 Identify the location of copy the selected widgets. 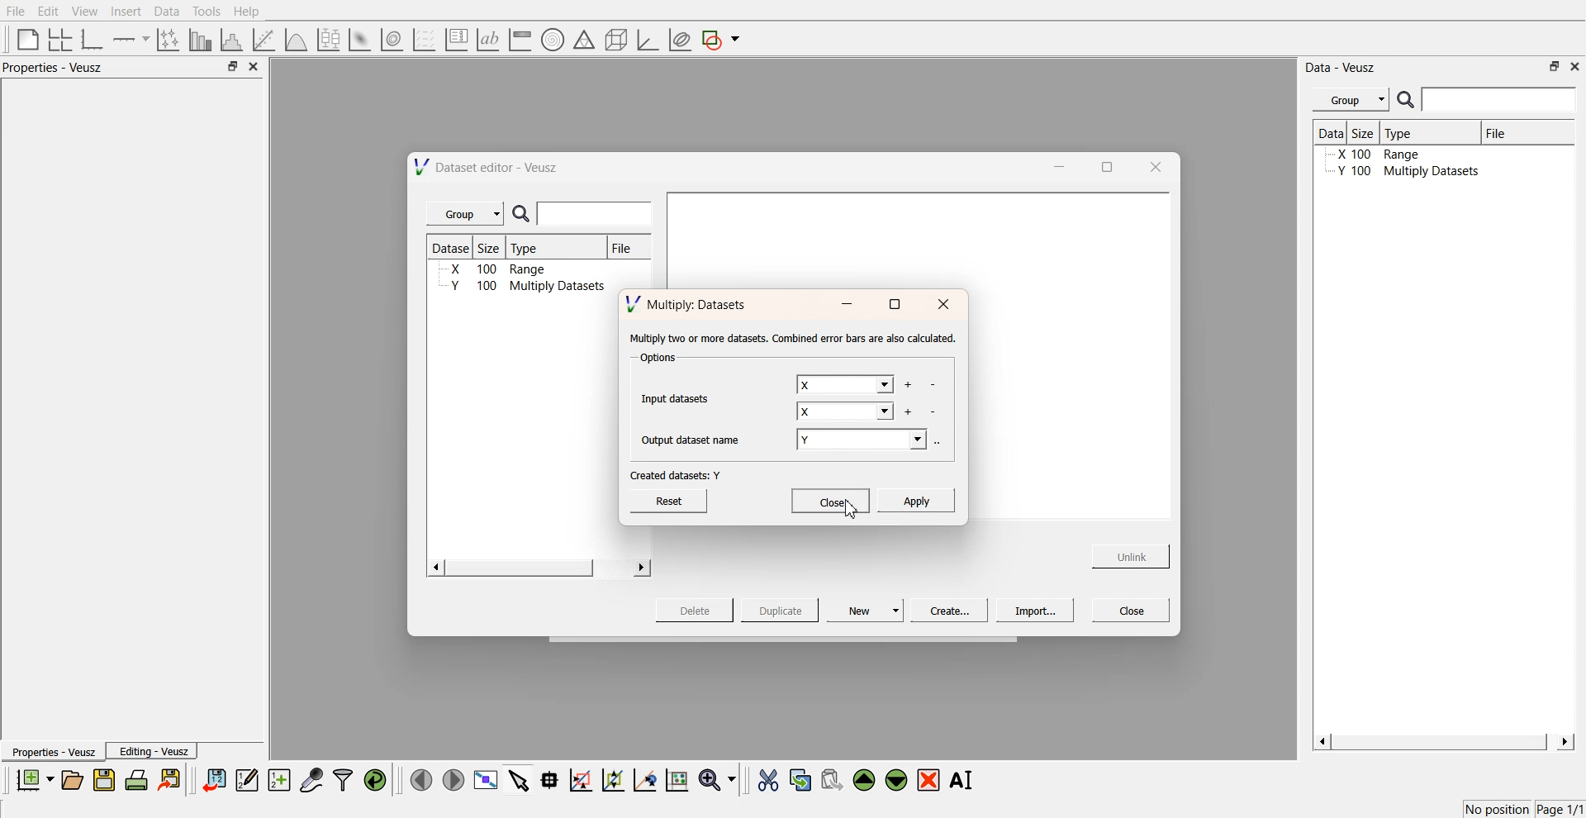
(800, 779).